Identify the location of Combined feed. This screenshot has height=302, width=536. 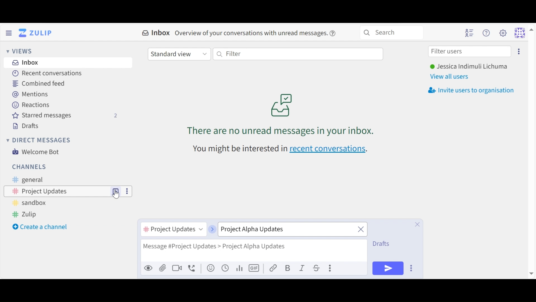
(43, 83).